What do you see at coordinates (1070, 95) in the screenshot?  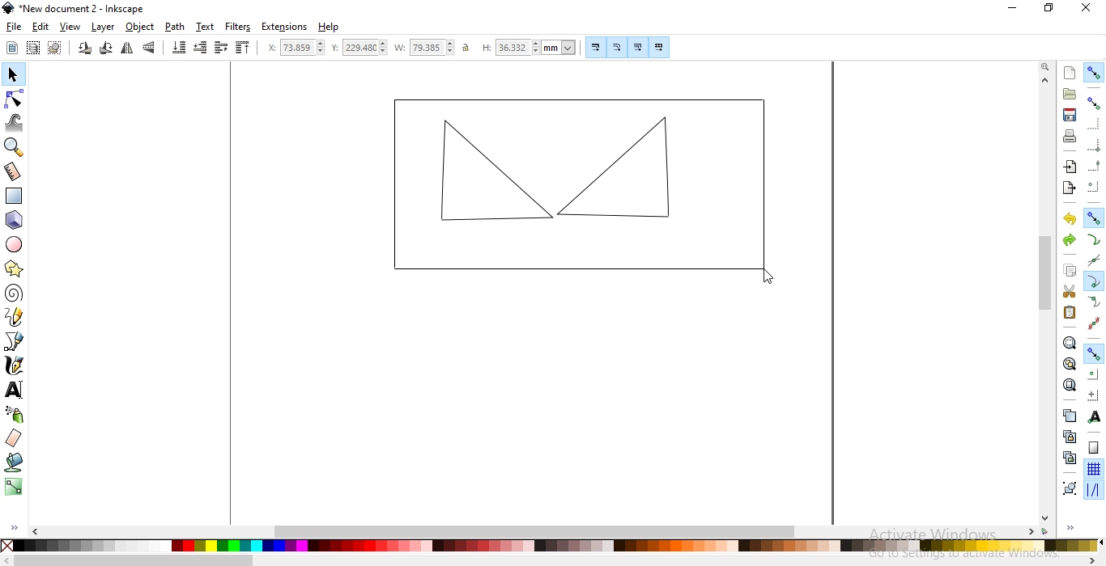 I see `open an existing document` at bounding box center [1070, 95].